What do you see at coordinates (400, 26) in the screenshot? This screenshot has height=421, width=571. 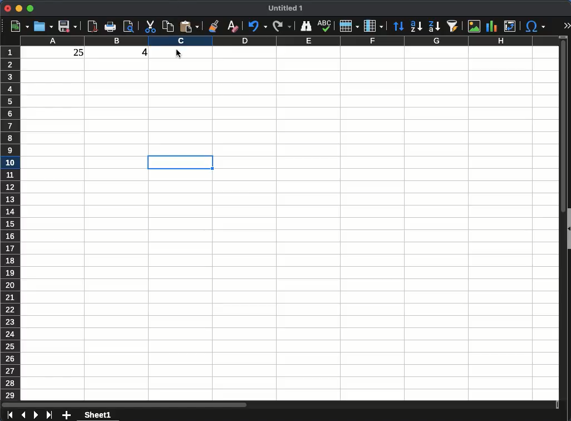 I see `sort` at bounding box center [400, 26].